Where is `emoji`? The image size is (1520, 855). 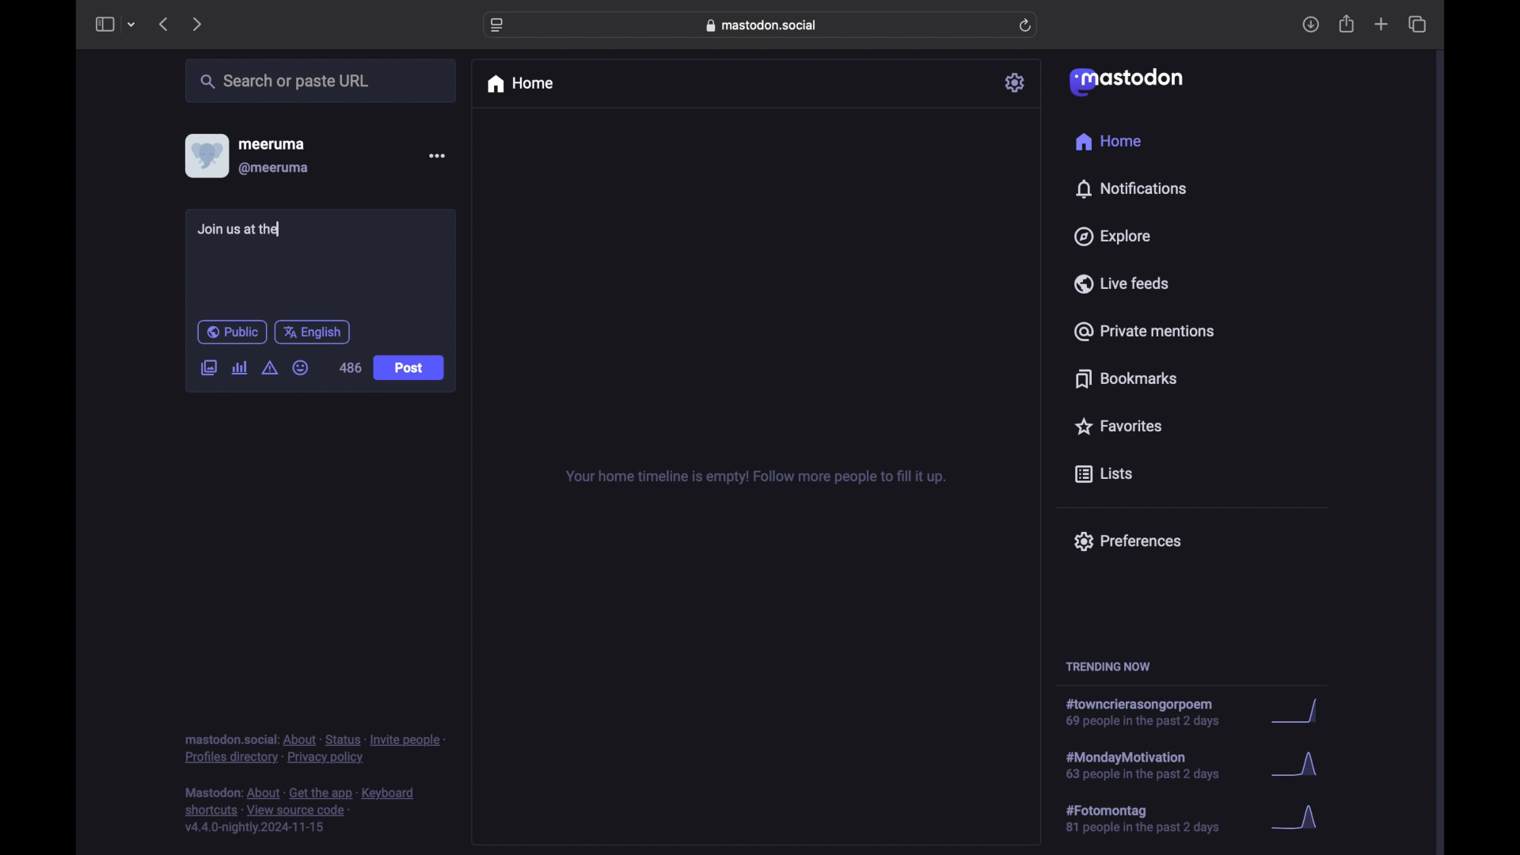 emoji is located at coordinates (301, 368).